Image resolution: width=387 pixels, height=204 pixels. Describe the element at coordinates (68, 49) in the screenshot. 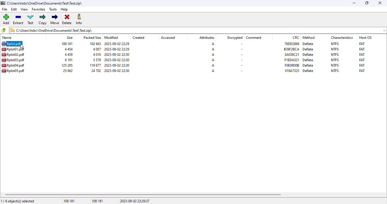

I see `size` at that location.